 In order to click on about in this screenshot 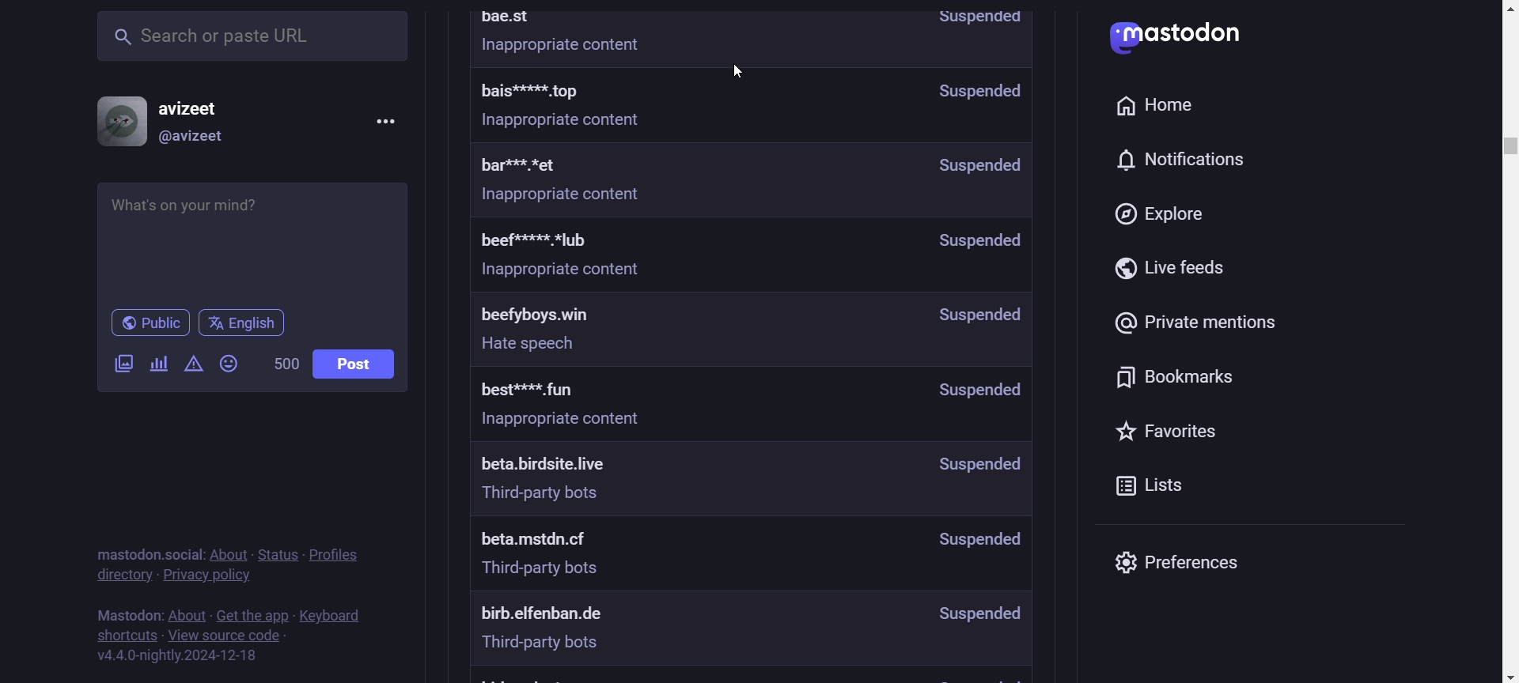, I will do `click(186, 617)`.